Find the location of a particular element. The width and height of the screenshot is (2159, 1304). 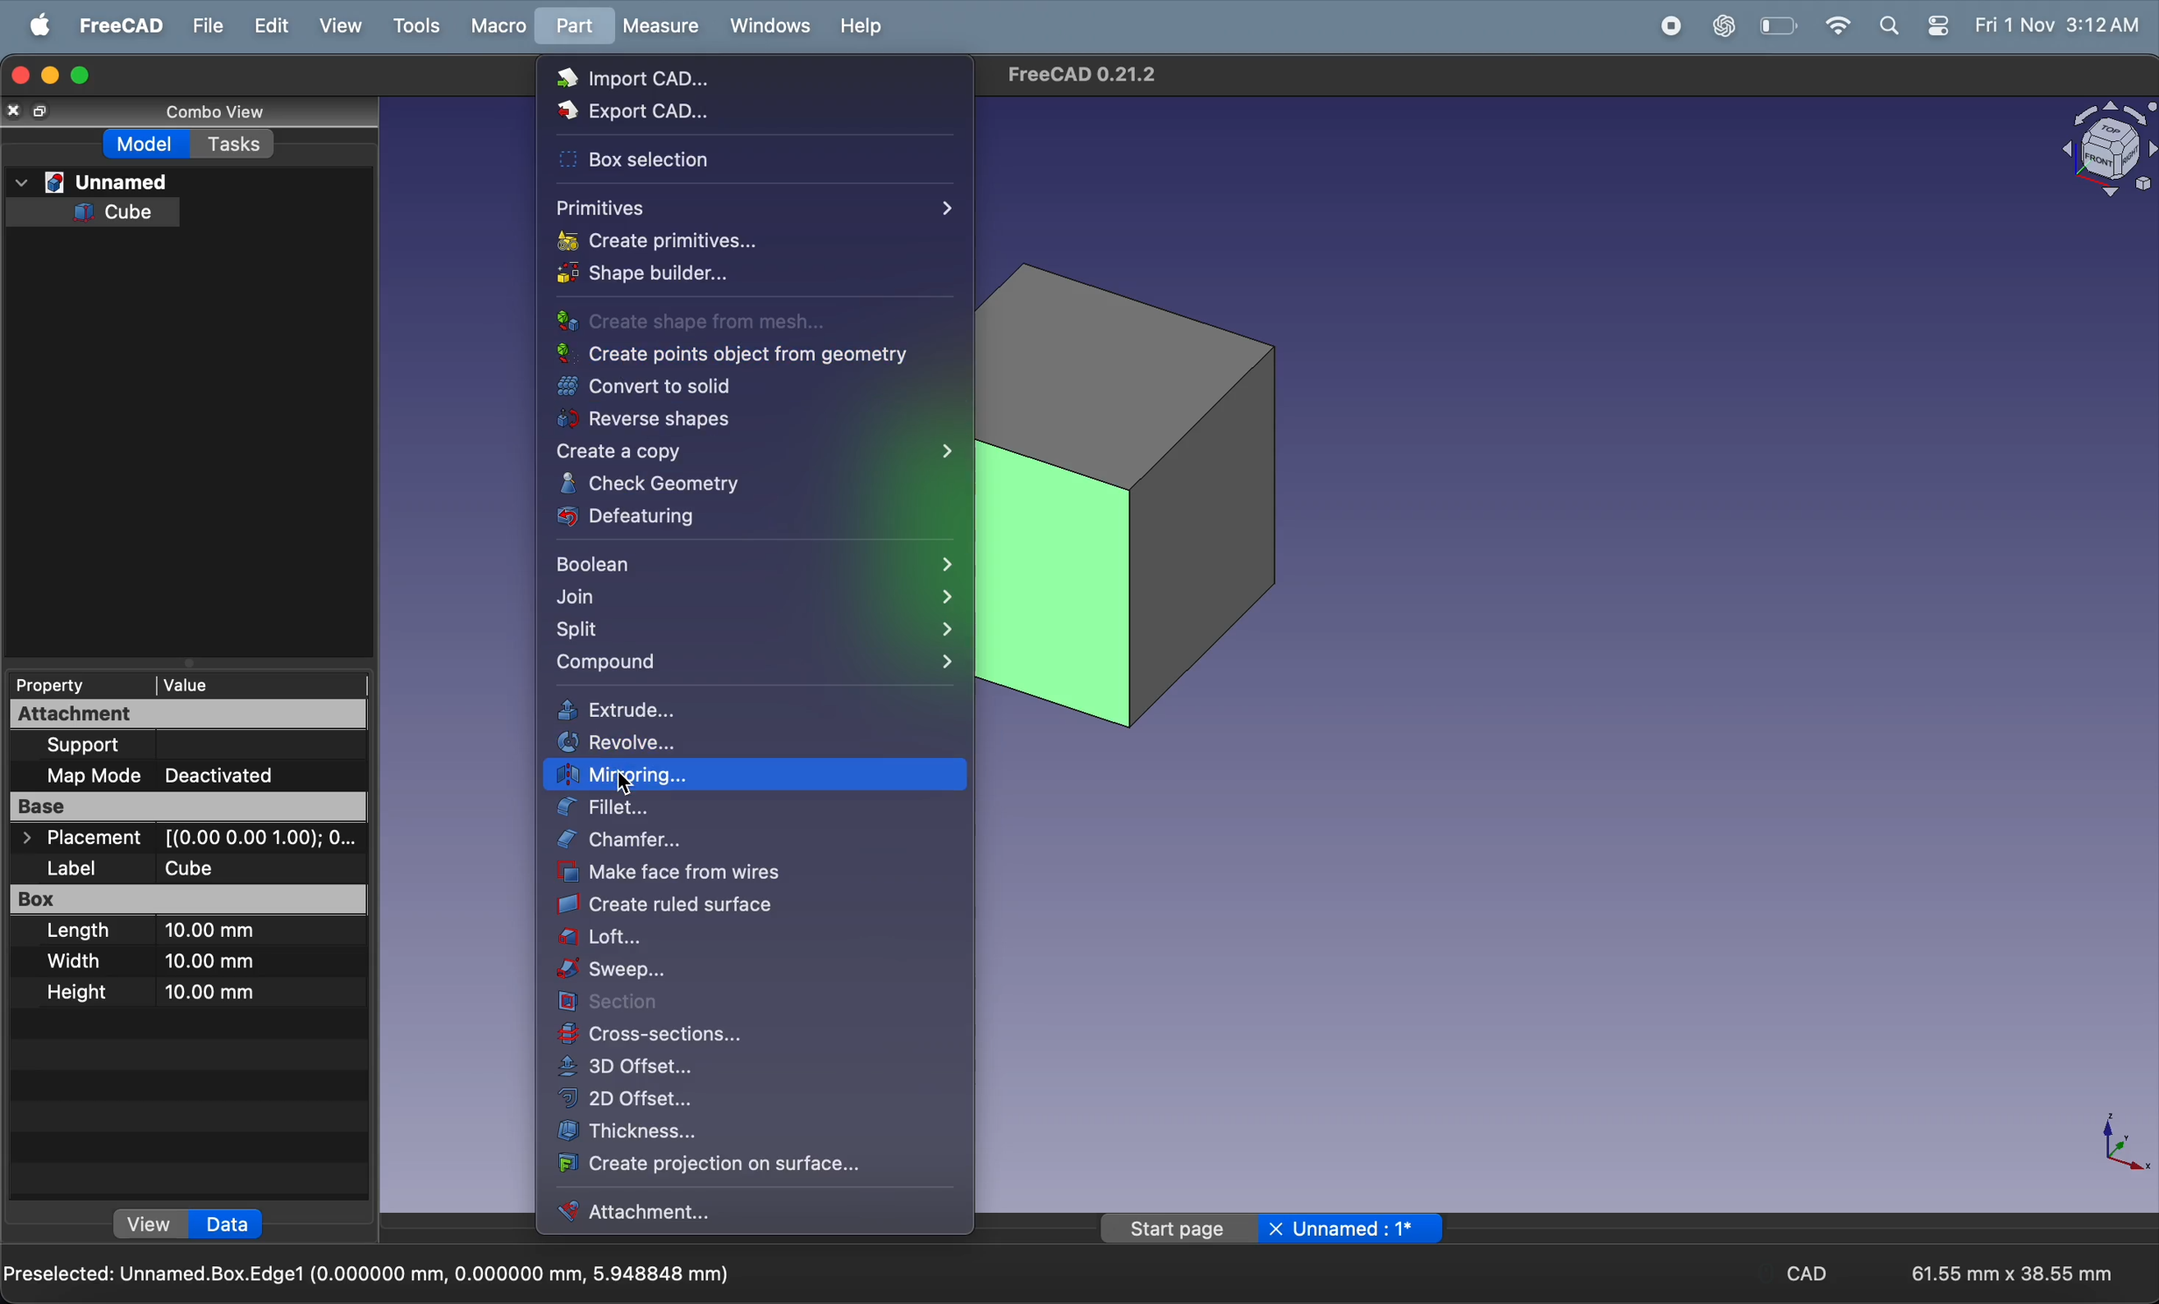

minimize is located at coordinates (51, 75).